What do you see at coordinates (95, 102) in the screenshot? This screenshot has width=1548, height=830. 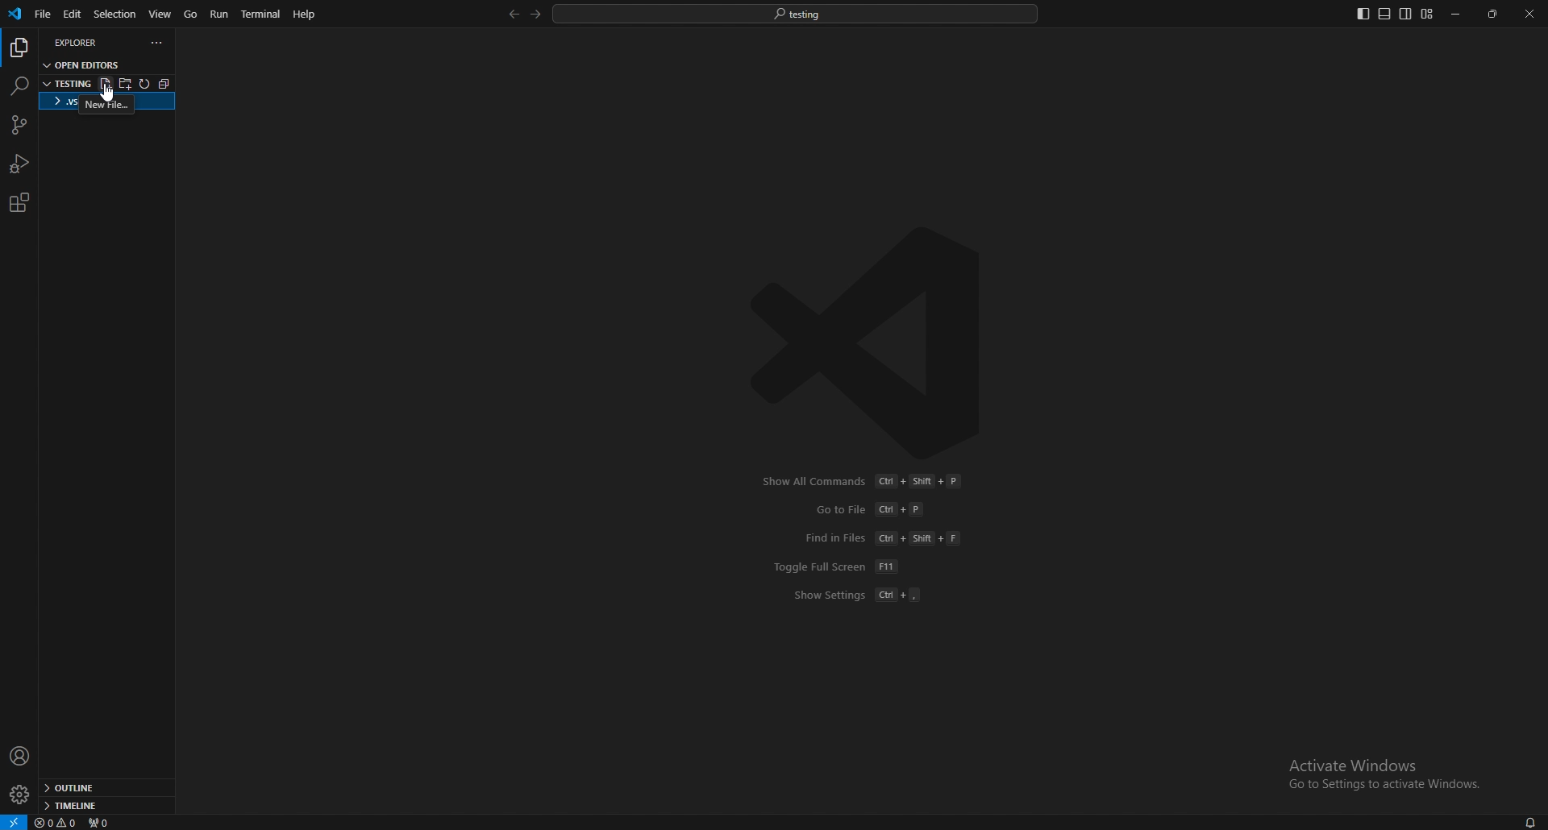 I see `folder name` at bounding box center [95, 102].